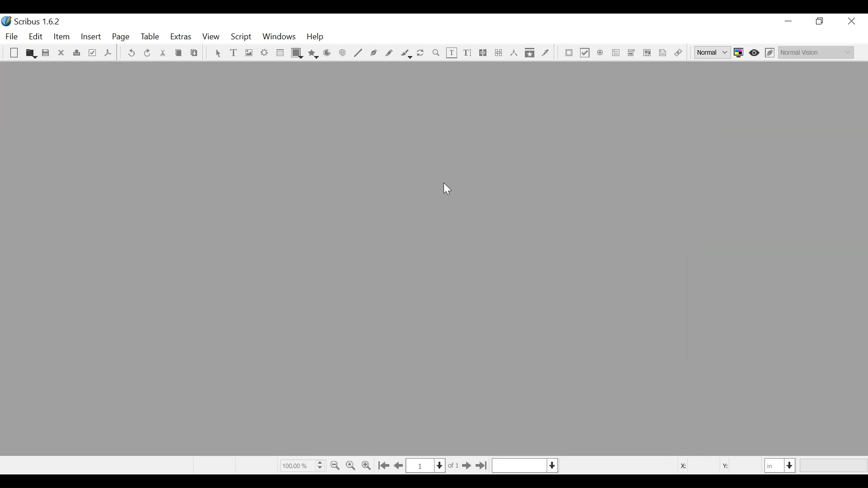 The image size is (868, 488). I want to click on Edit in Preview mode, so click(771, 52).